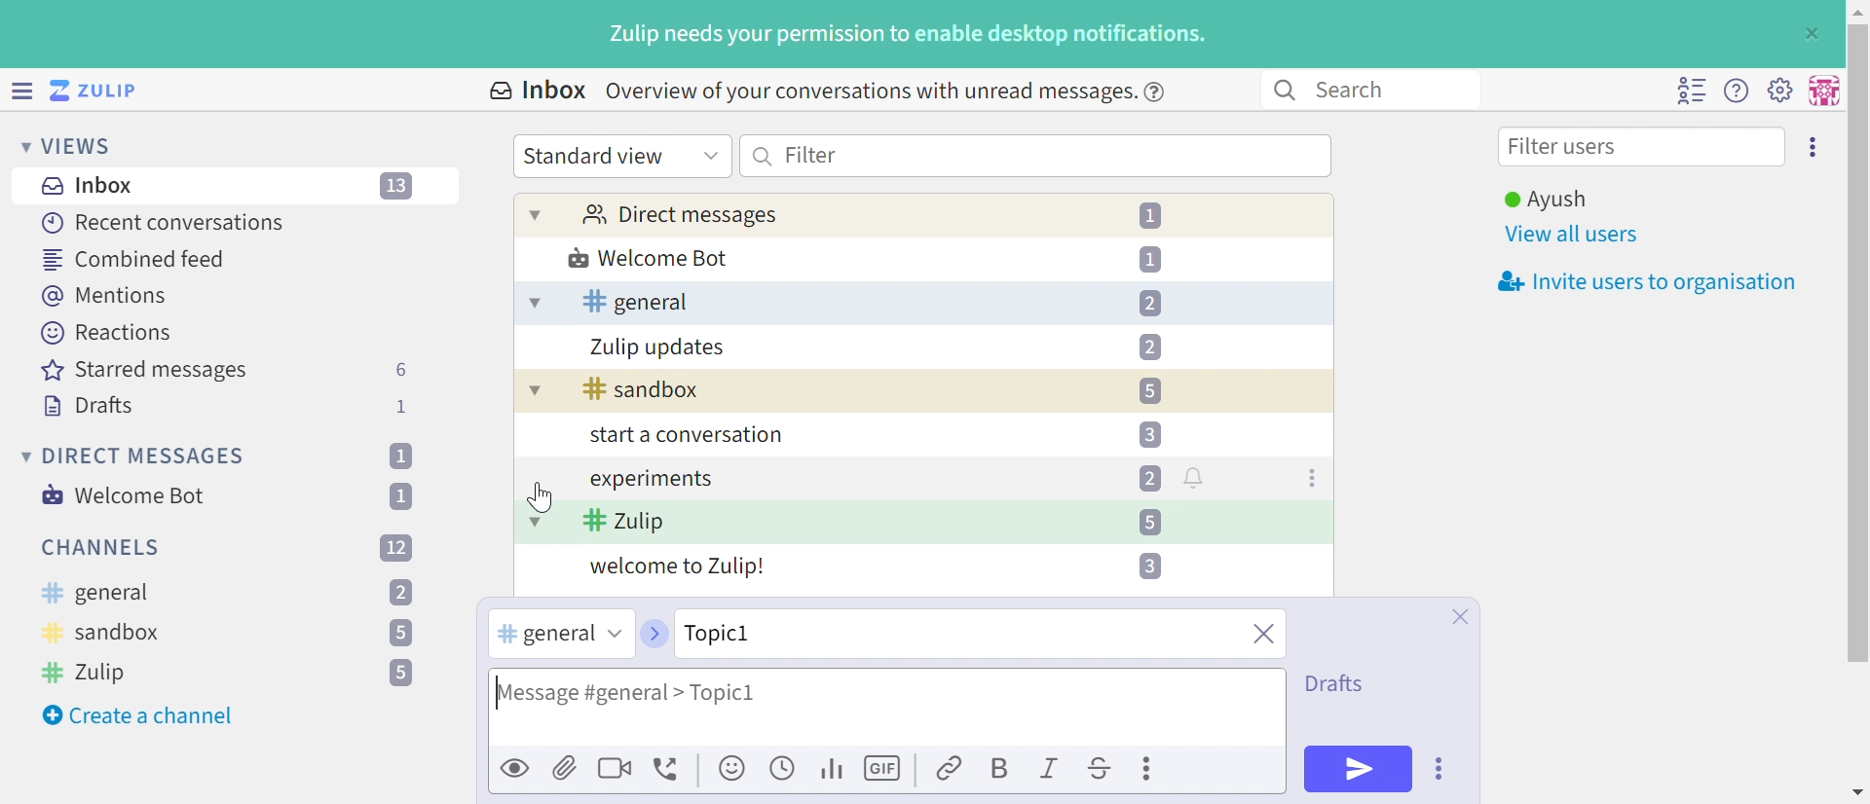  Describe the element at coordinates (1149, 478) in the screenshot. I see `2` at that location.